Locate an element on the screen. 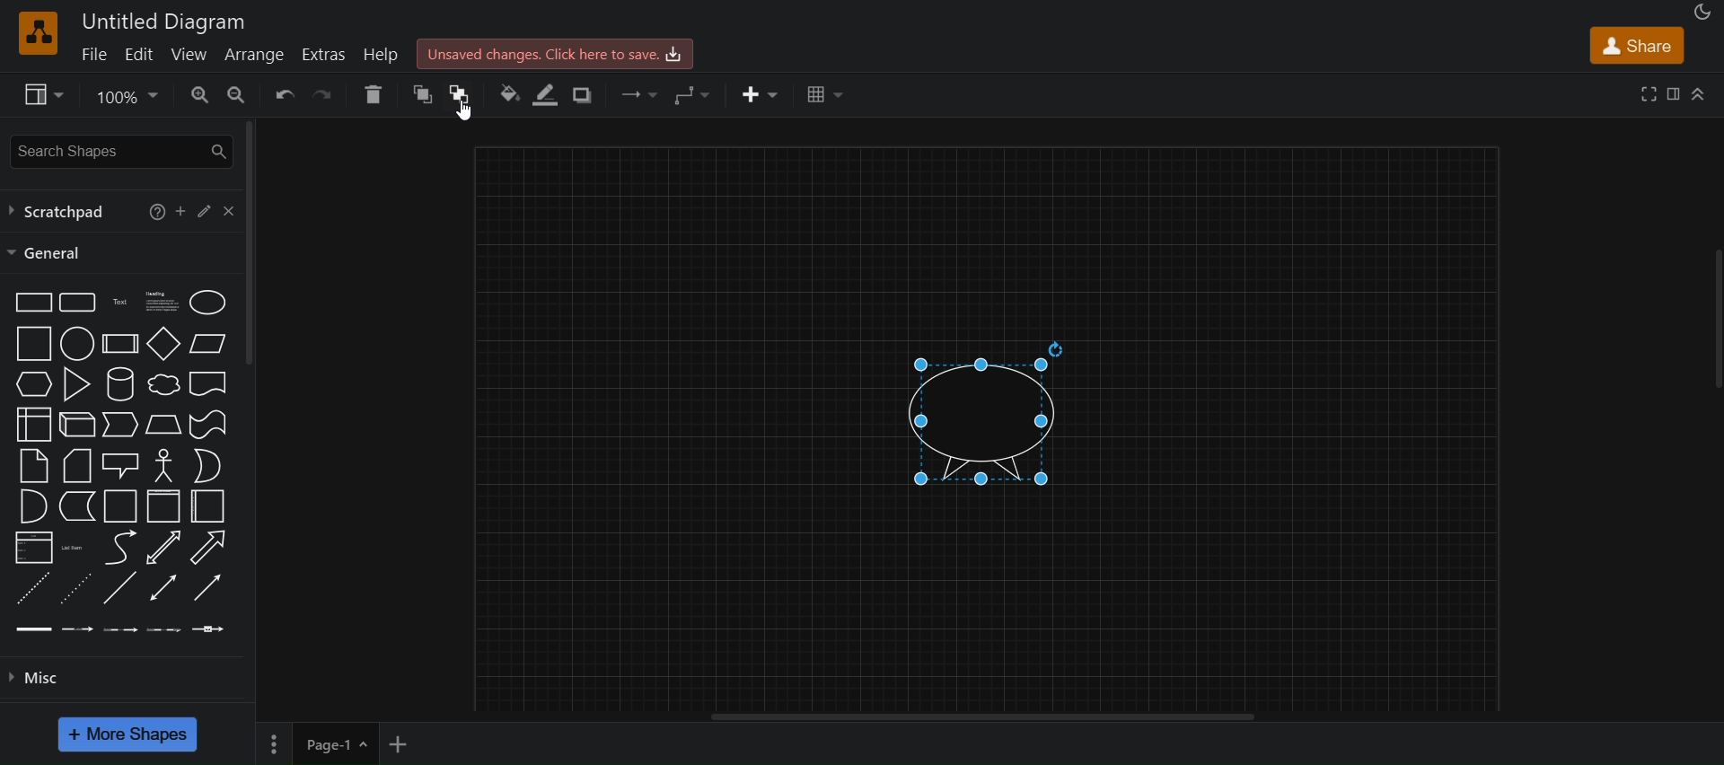 The width and height of the screenshot is (1724, 765). container is located at coordinates (117, 506).